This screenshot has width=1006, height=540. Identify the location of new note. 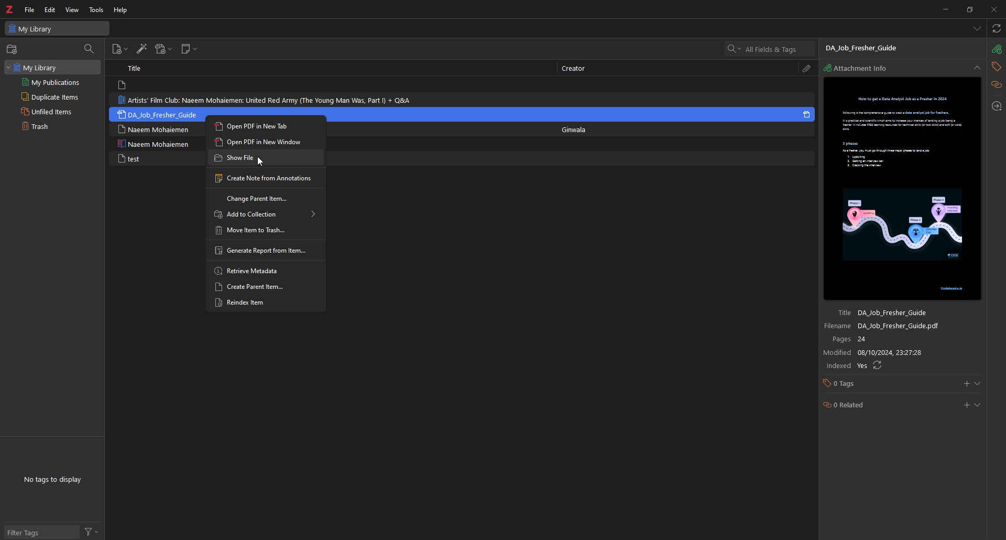
(190, 49).